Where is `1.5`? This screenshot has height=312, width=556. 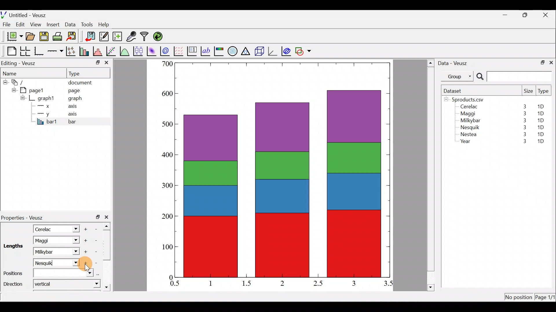 1.5 is located at coordinates (248, 284).